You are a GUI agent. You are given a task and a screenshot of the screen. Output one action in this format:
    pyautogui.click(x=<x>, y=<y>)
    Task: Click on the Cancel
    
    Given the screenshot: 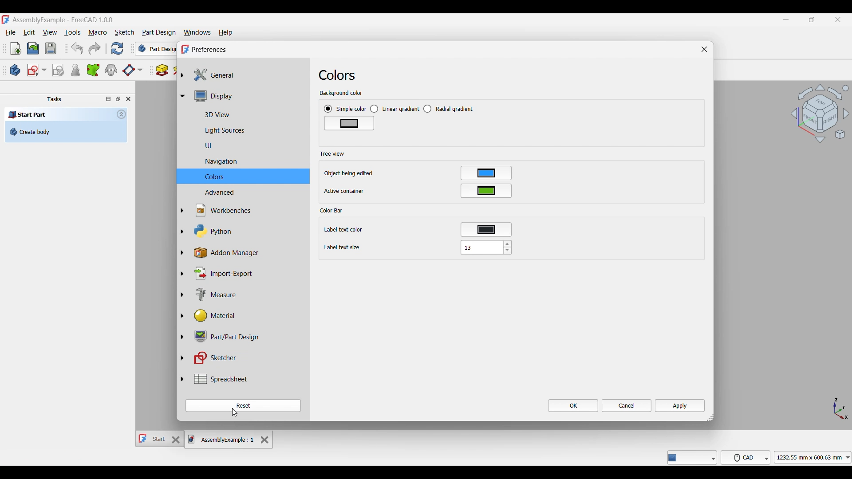 What is the action you would take?
    pyautogui.click(x=627, y=405)
    